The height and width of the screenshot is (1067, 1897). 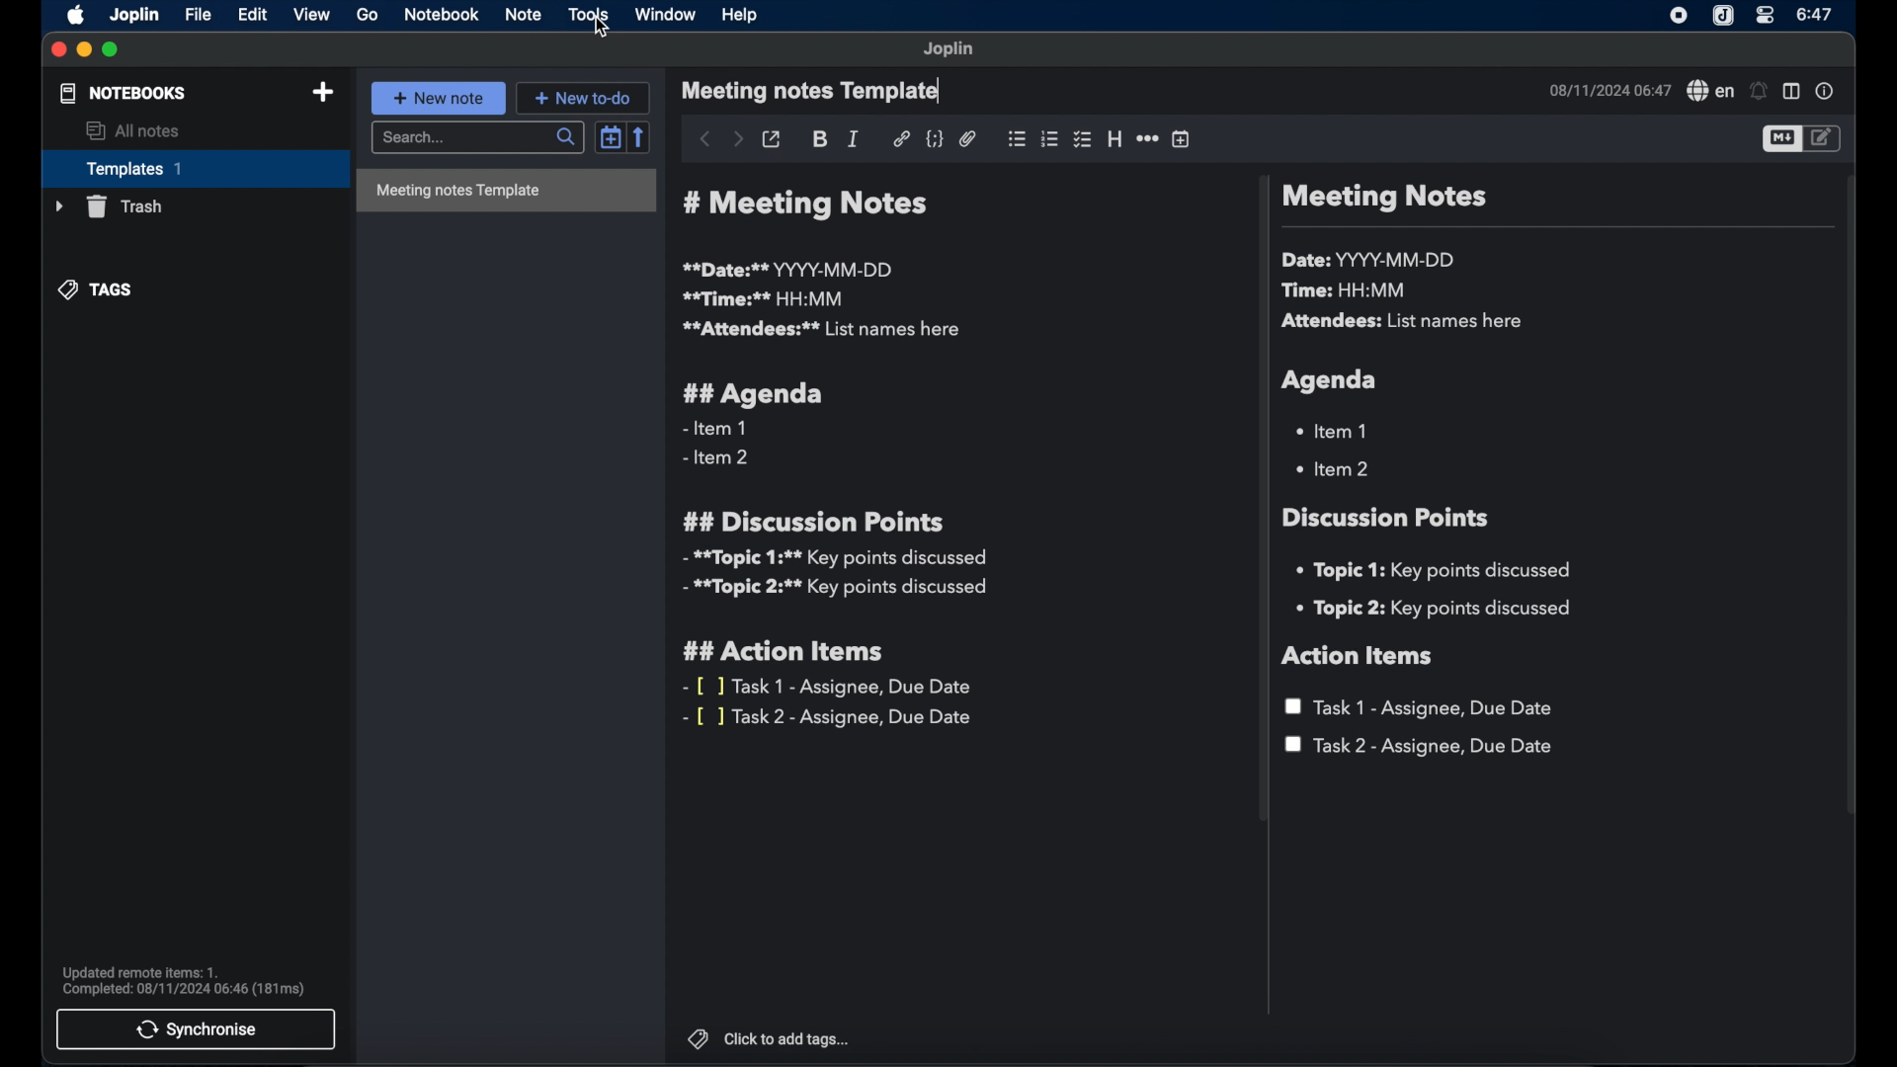 What do you see at coordinates (813, 92) in the screenshot?
I see `meeting notes template` at bounding box center [813, 92].